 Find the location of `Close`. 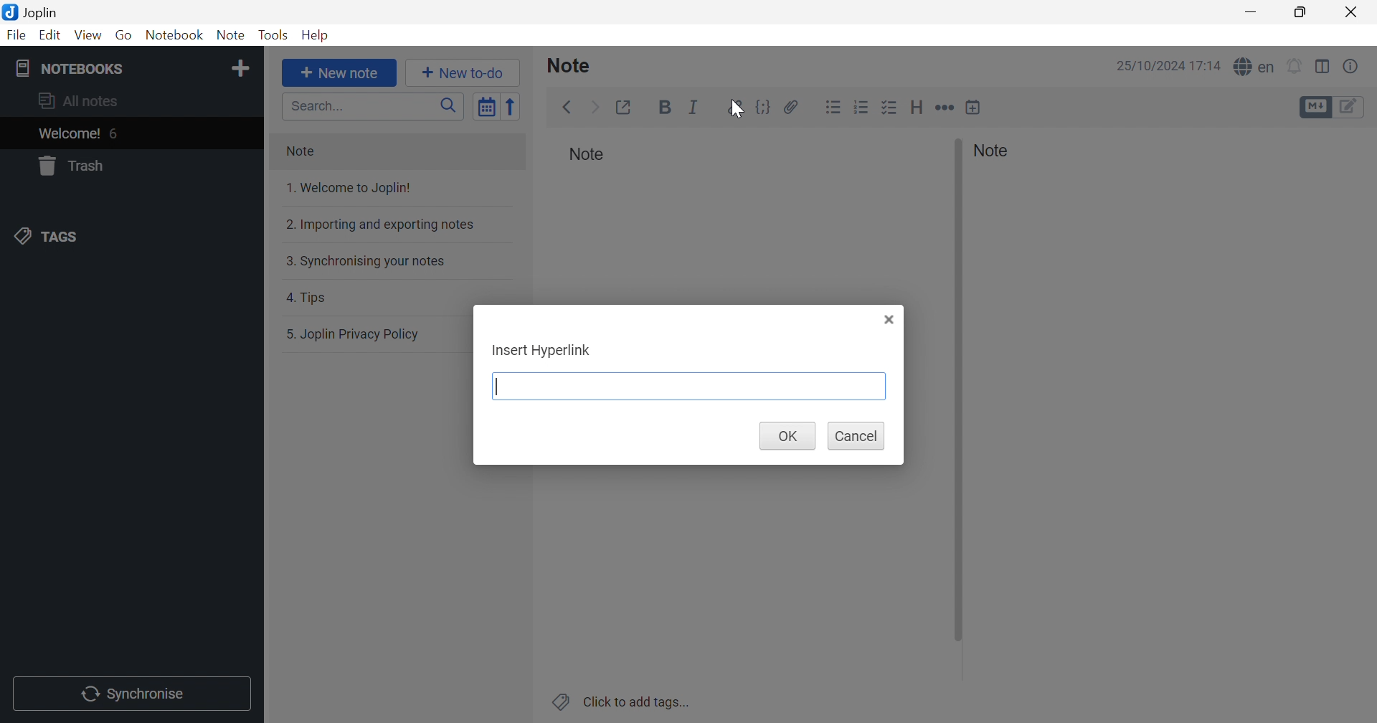

Close is located at coordinates (1352, 12).